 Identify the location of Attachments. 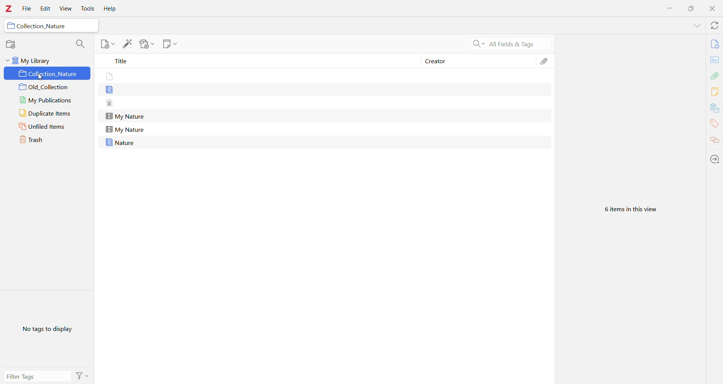
(546, 61).